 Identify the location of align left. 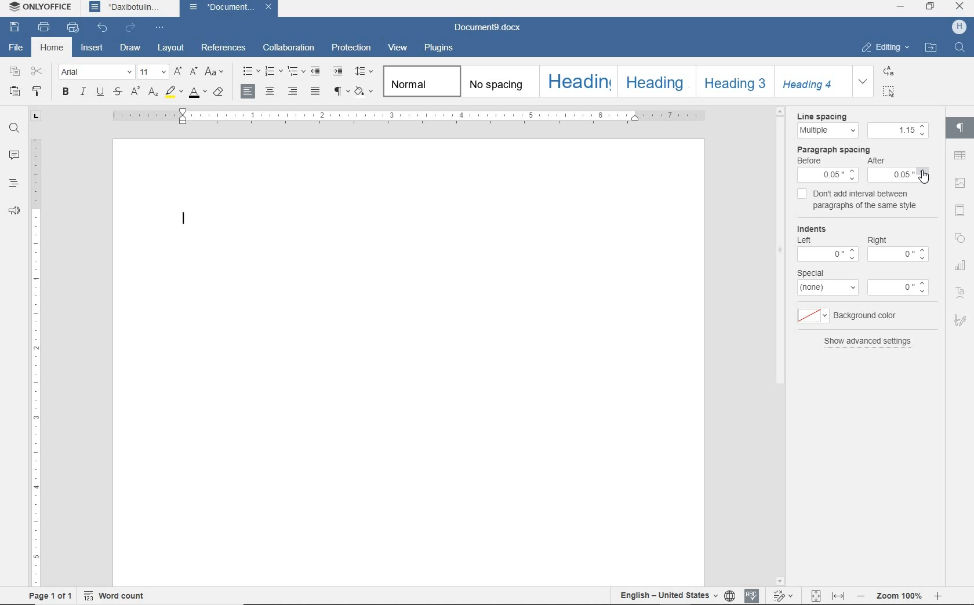
(249, 92).